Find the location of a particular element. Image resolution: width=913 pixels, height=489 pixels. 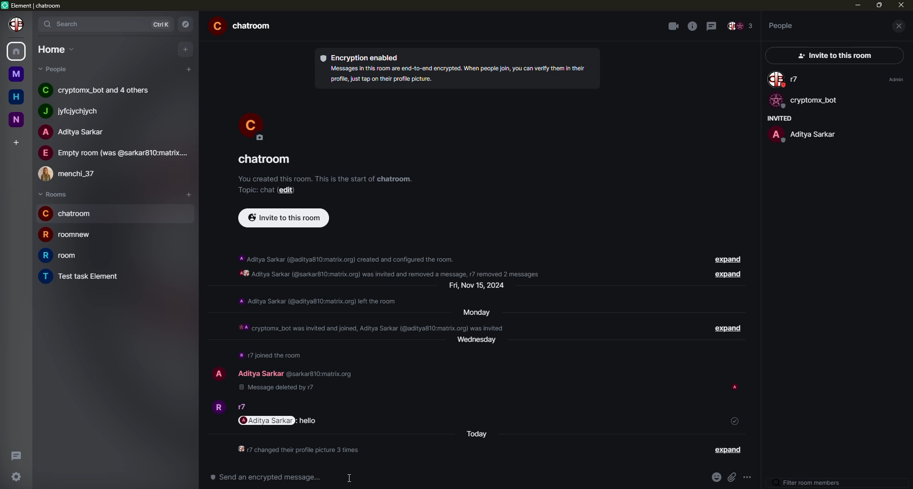

emoji is located at coordinates (715, 478).